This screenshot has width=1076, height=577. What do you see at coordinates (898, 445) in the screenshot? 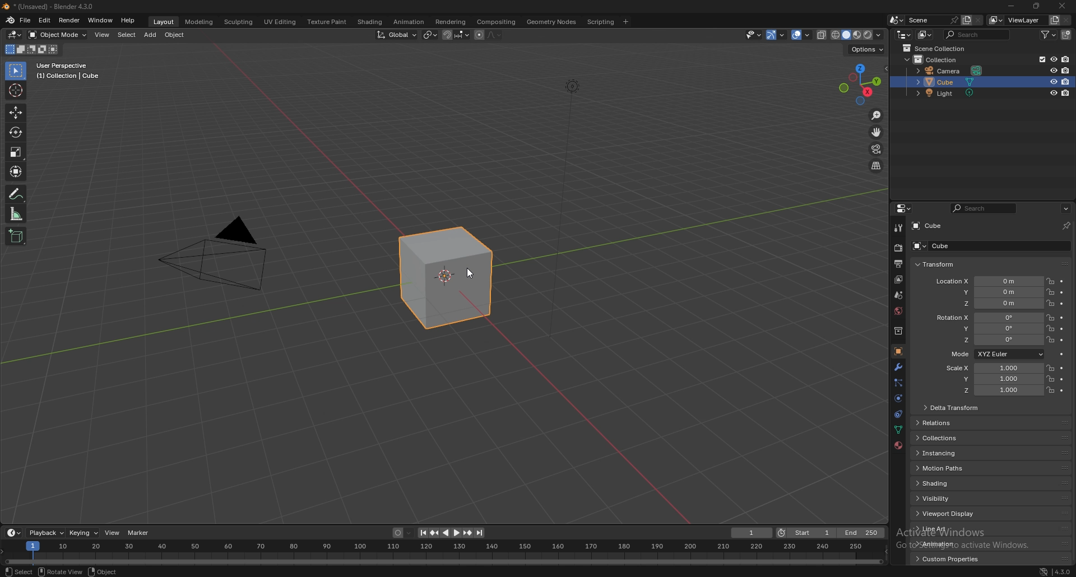
I see `material` at bounding box center [898, 445].